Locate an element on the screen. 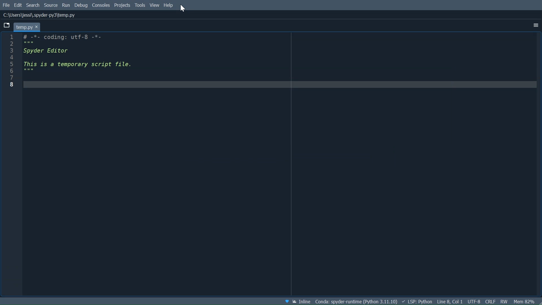 This screenshot has height=305, width=542. File EQL Status is located at coordinates (491, 302).